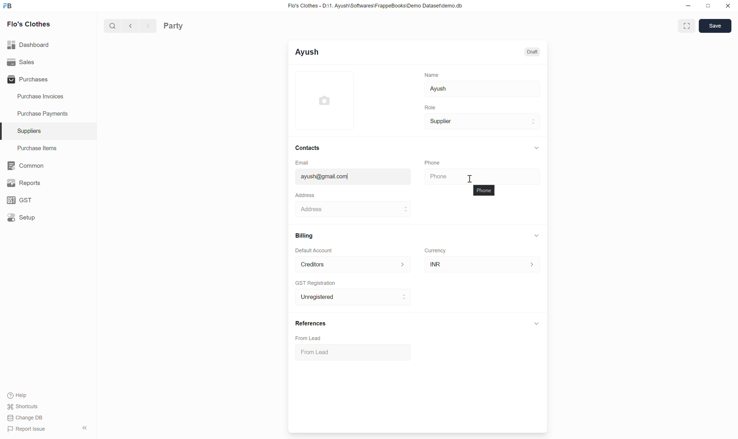  Describe the element at coordinates (483, 264) in the screenshot. I see `INR` at that location.